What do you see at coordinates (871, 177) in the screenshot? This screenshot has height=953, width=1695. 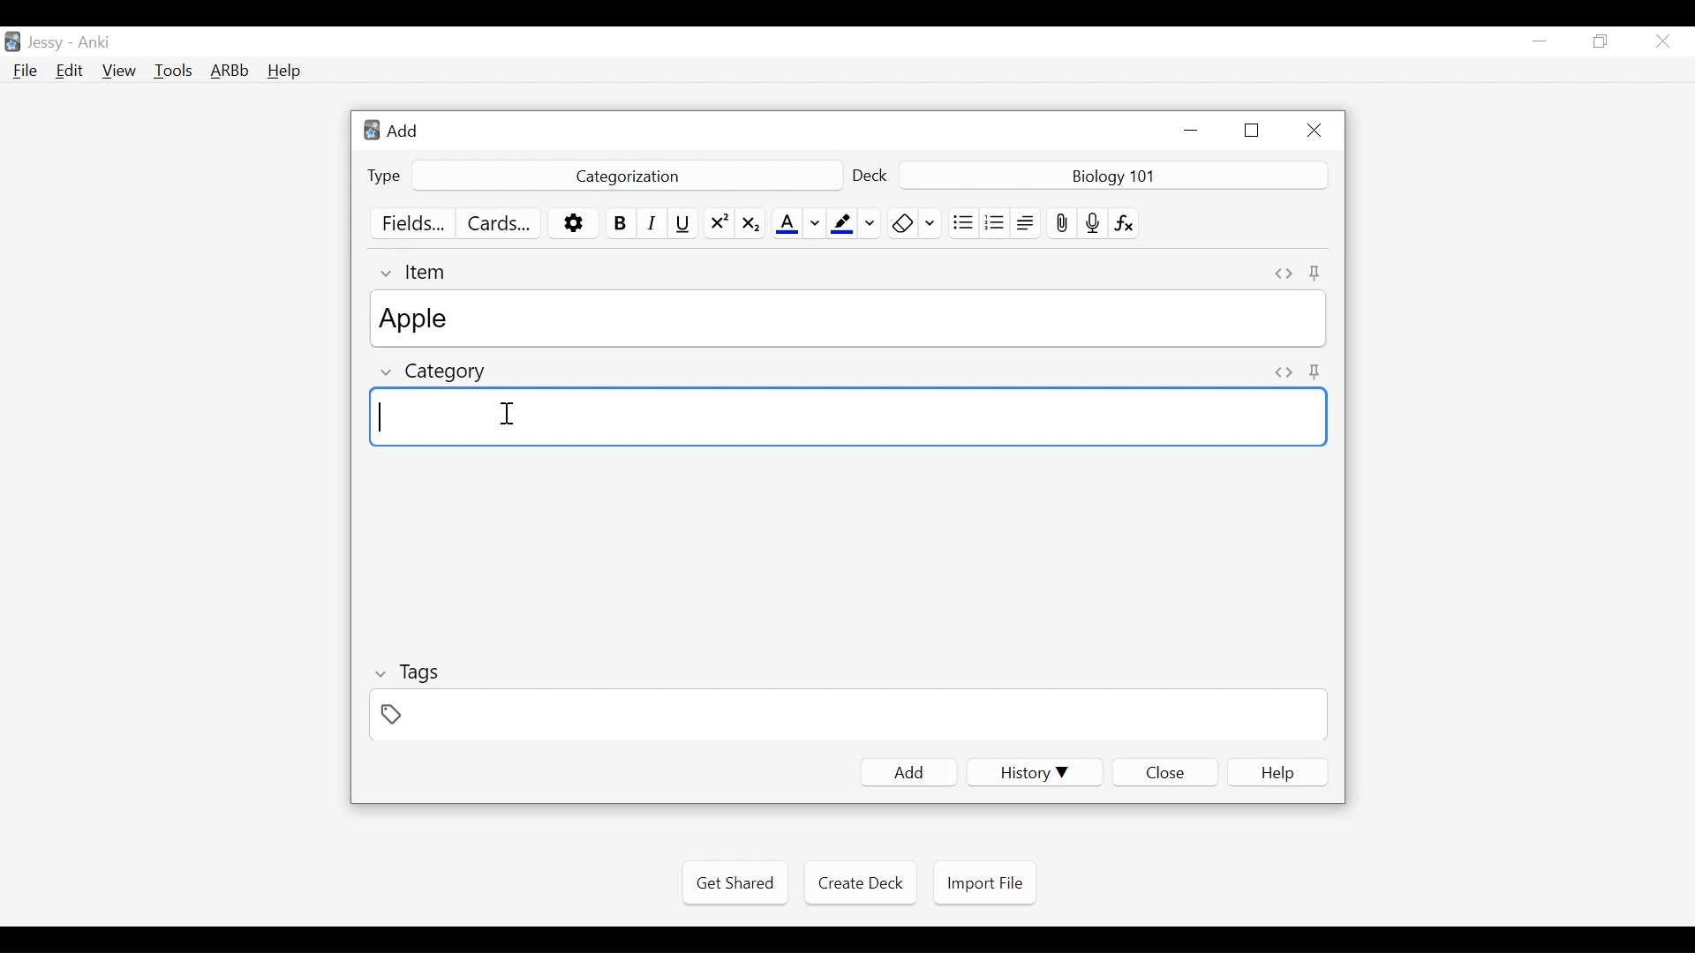 I see `Deck` at bounding box center [871, 177].